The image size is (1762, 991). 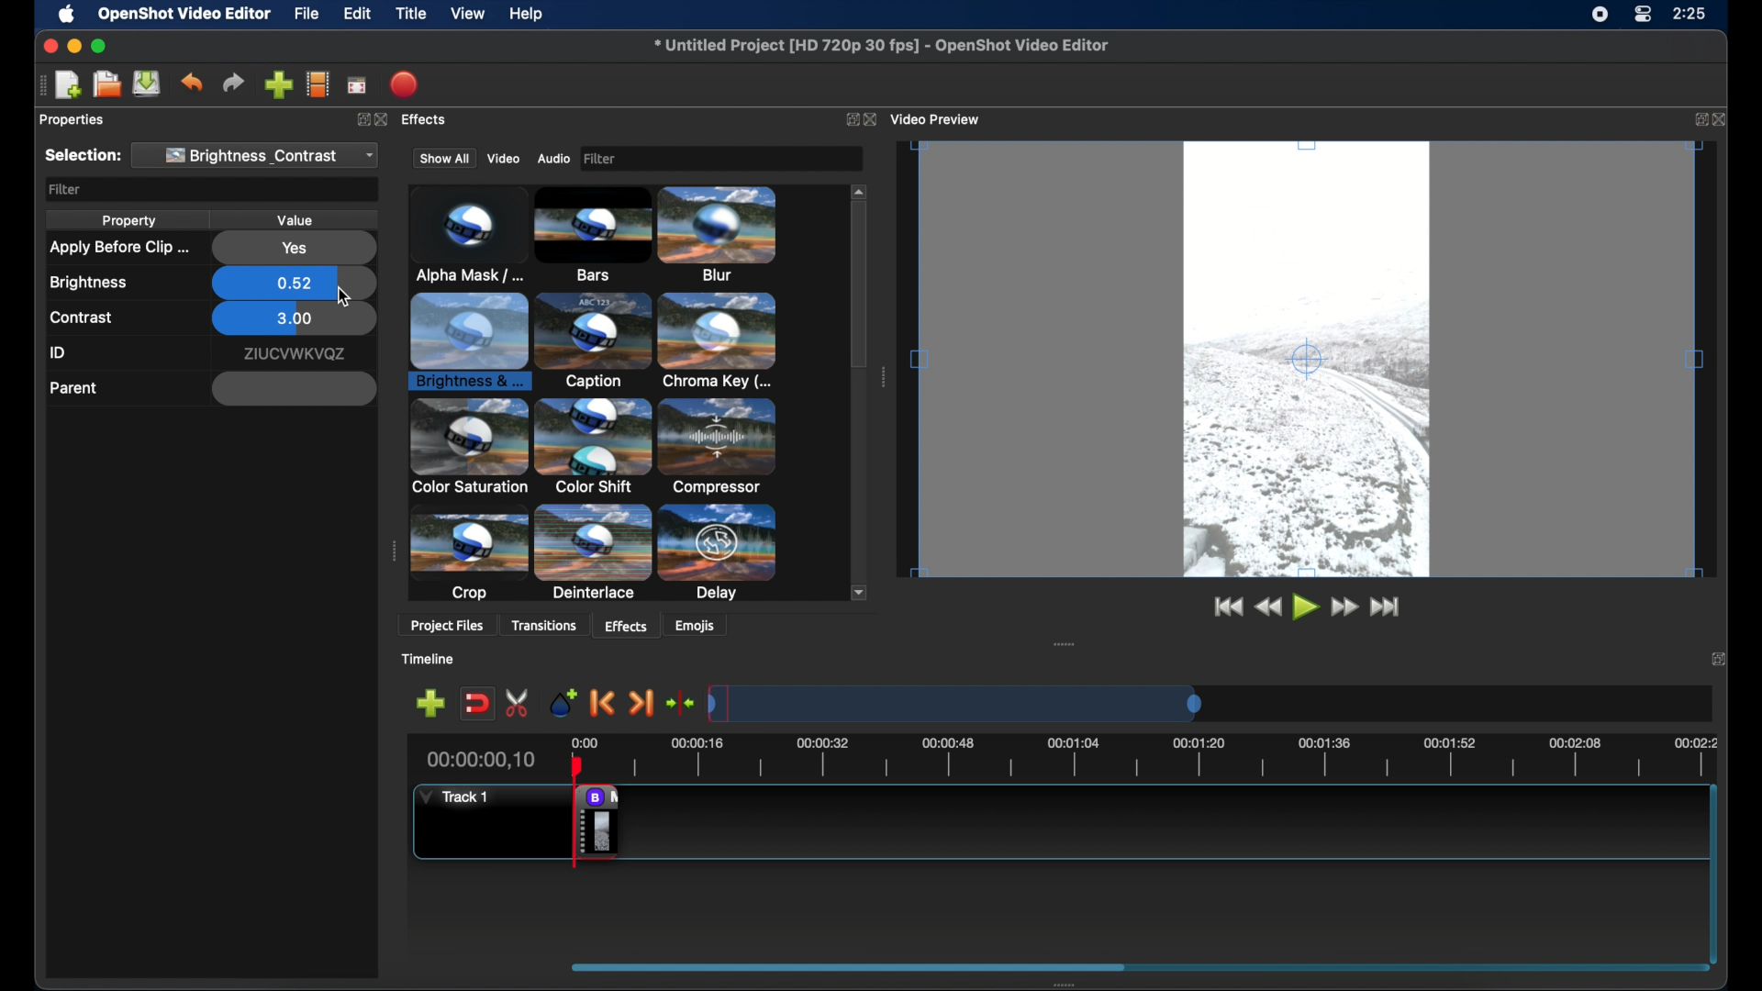 I want to click on drag handle, so click(x=392, y=551).